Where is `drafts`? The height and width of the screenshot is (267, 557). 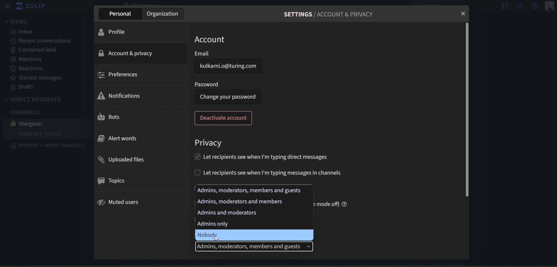
drafts is located at coordinates (24, 87).